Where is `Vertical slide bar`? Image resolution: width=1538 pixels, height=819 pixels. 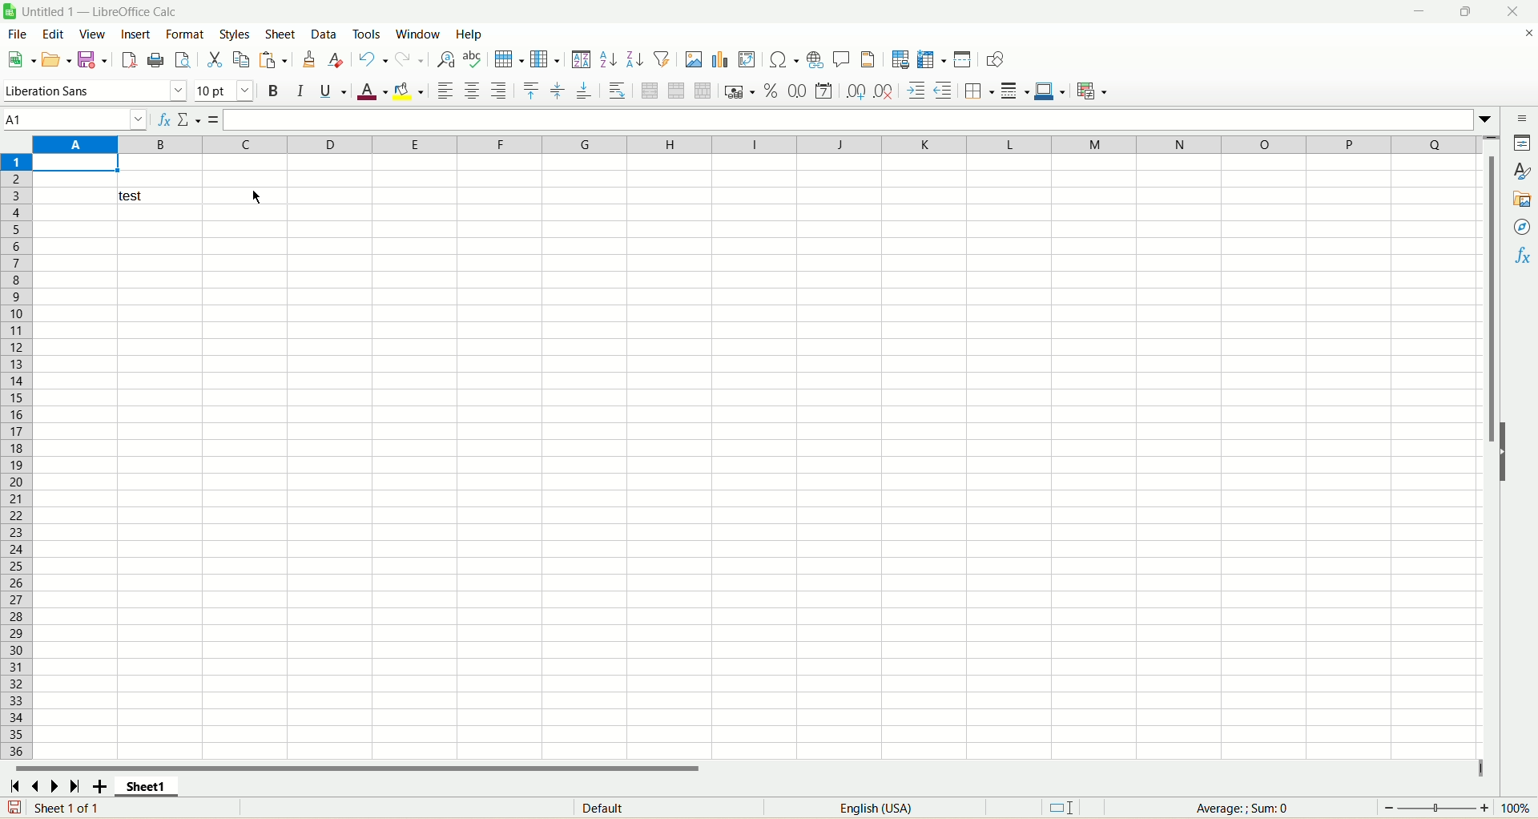 Vertical slide bar is located at coordinates (1490, 457).